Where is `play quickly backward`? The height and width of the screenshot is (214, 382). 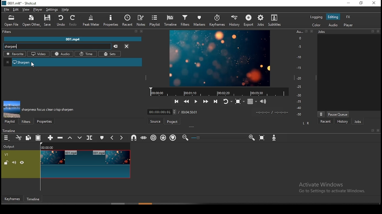
play quickly backward is located at coordinates (187, 101).